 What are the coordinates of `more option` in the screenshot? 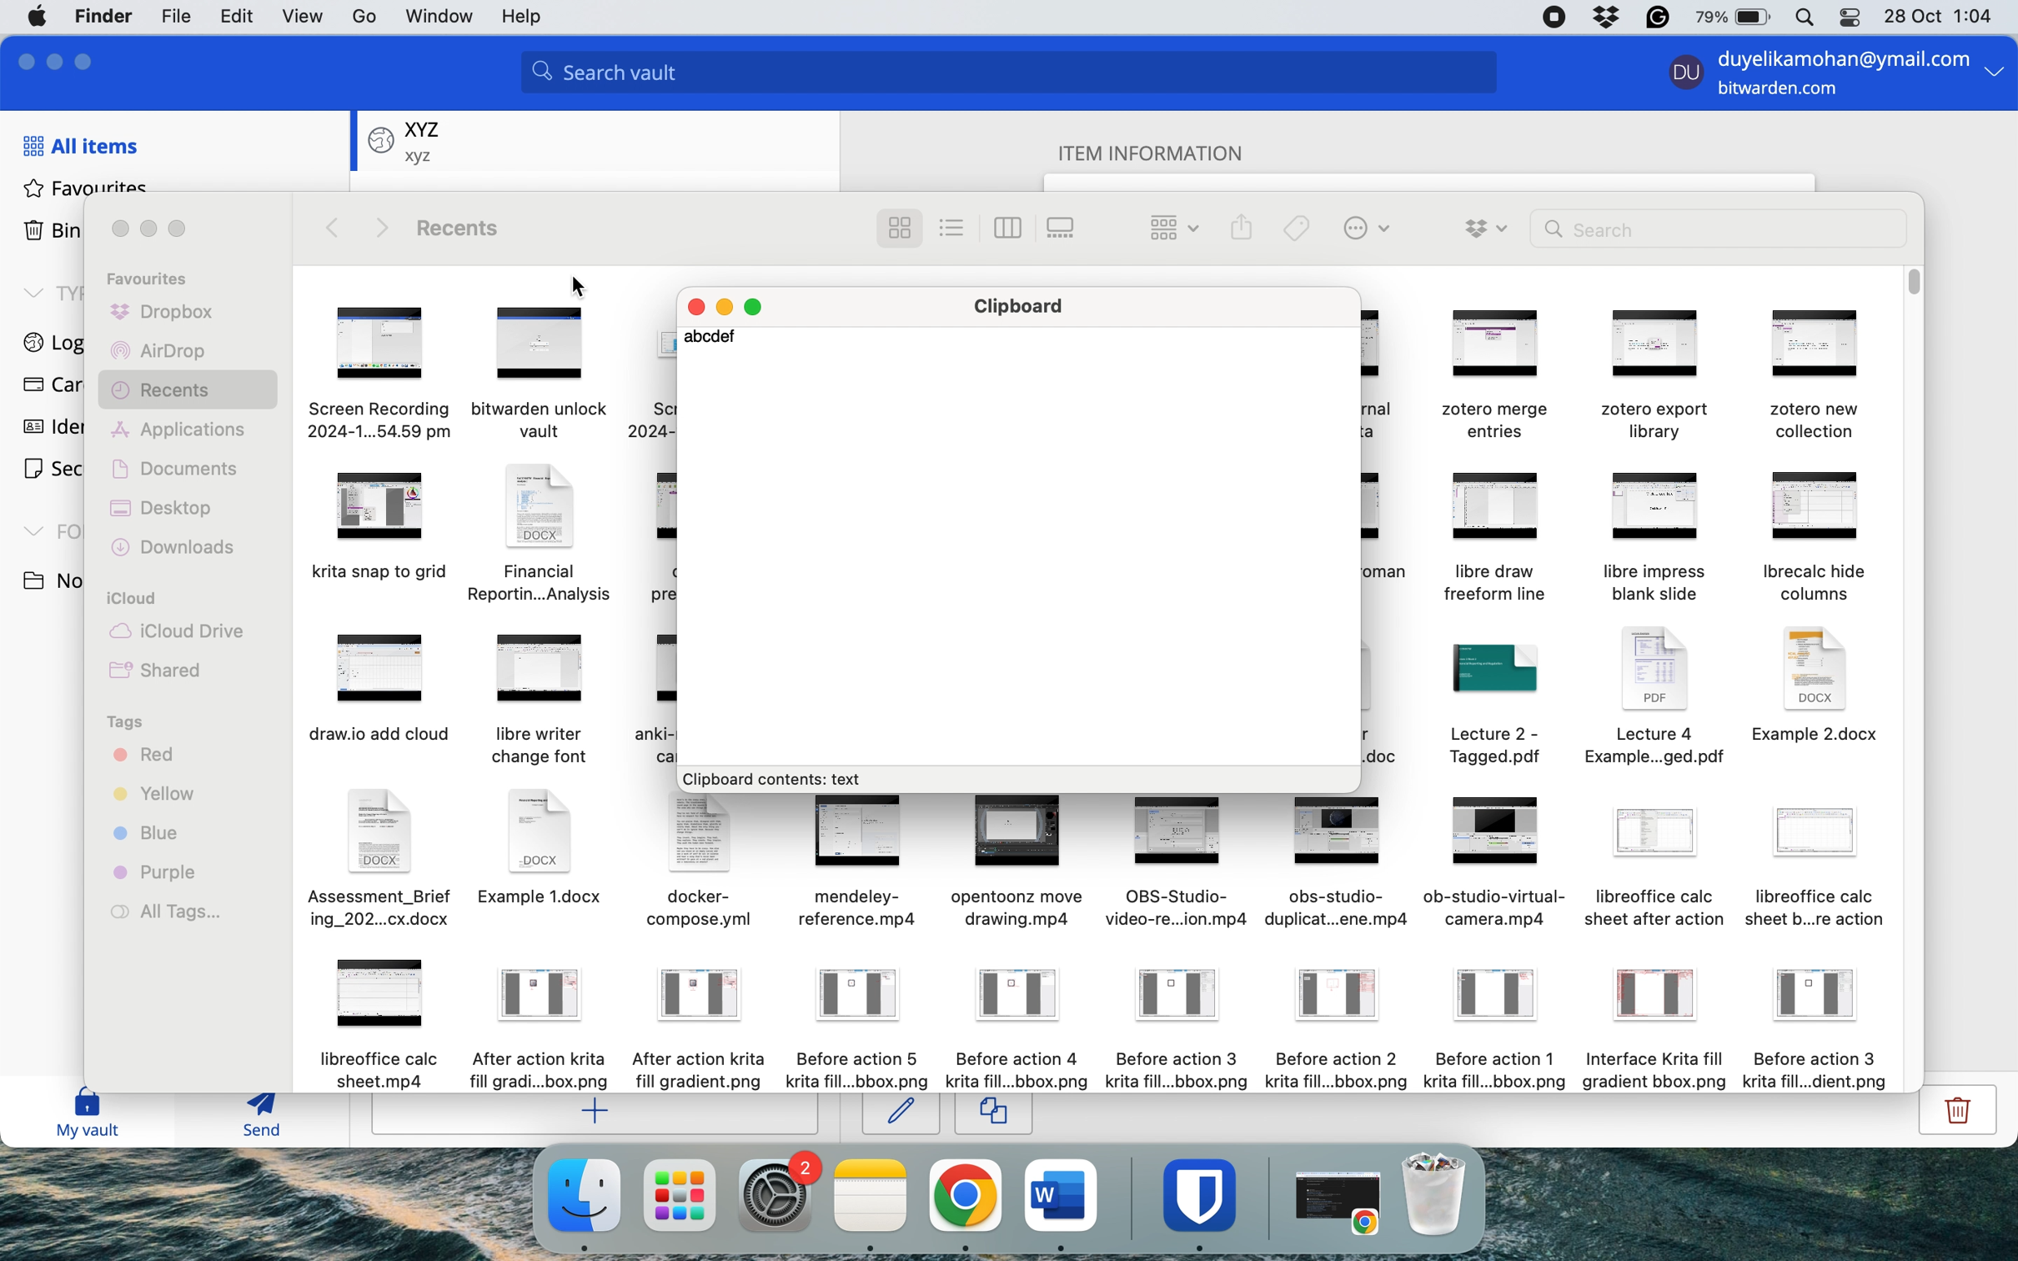 It's located at (1995, 76).